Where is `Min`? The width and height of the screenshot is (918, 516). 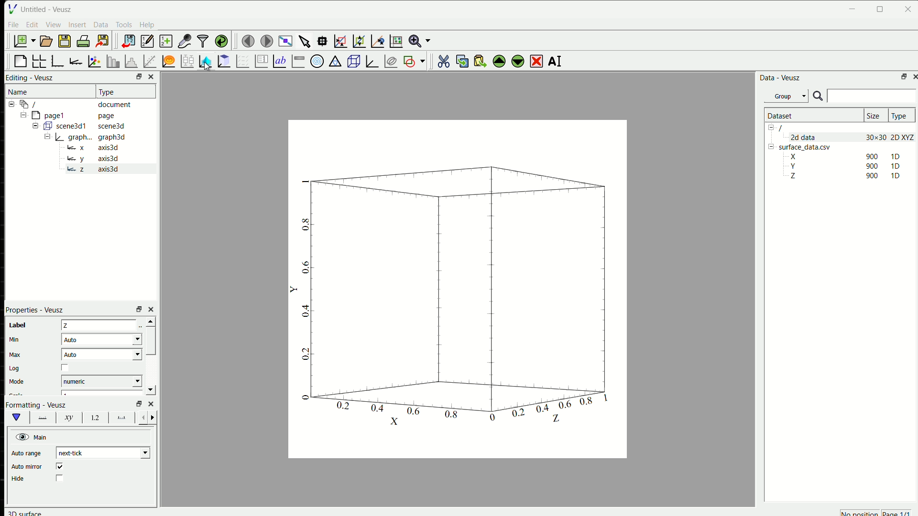 Min is located at coordinates (14, 339).